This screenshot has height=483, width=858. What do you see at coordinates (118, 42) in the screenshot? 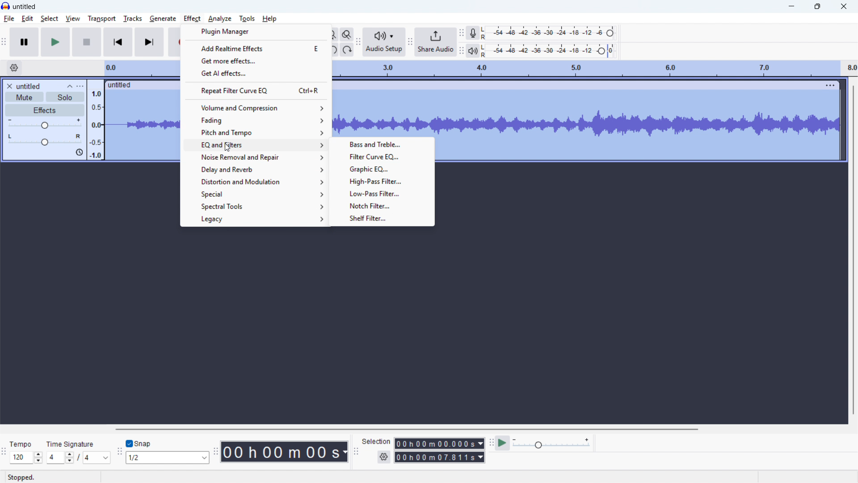
I see `skip to start` at bounding box center [118, 42].